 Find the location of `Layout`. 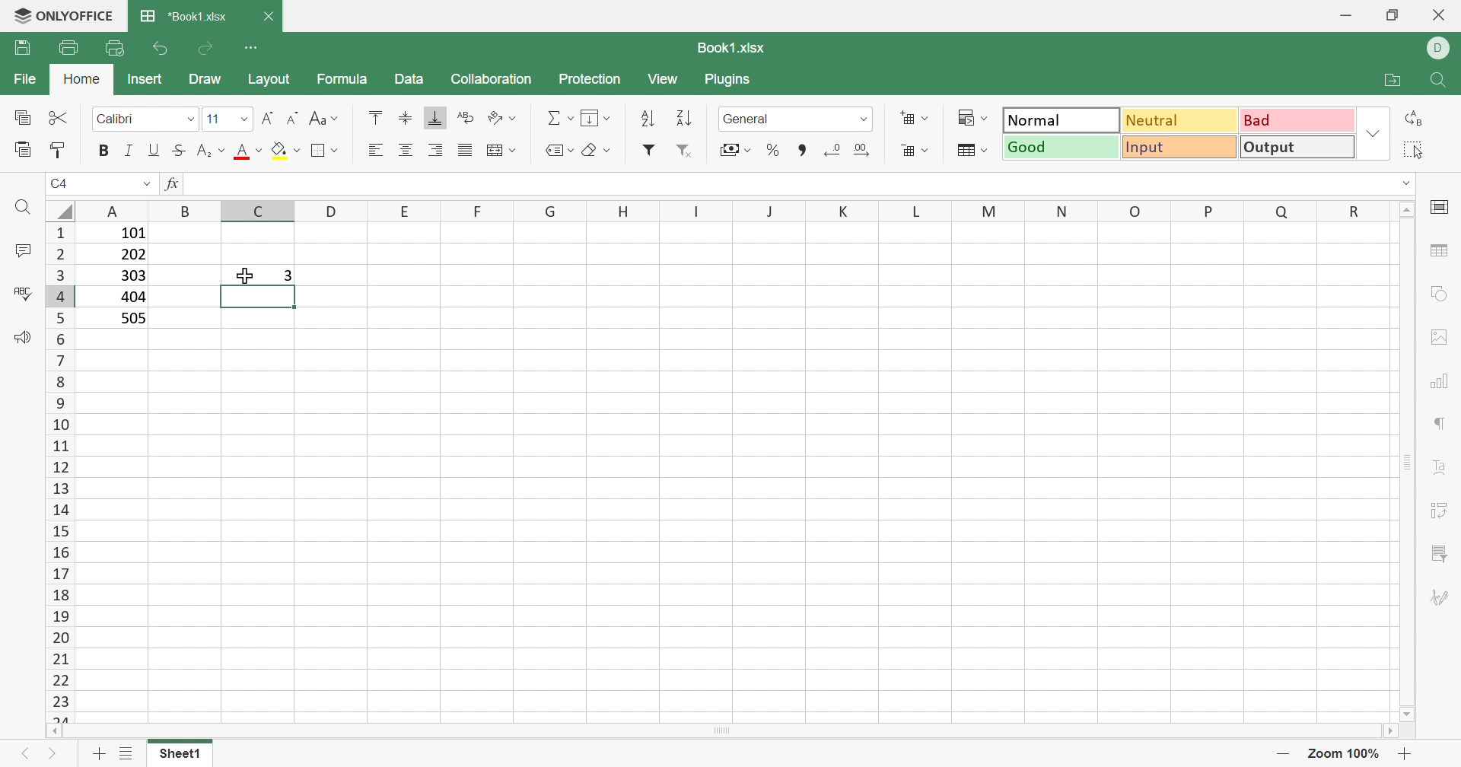

Layout is located at coordinates (275, 80).